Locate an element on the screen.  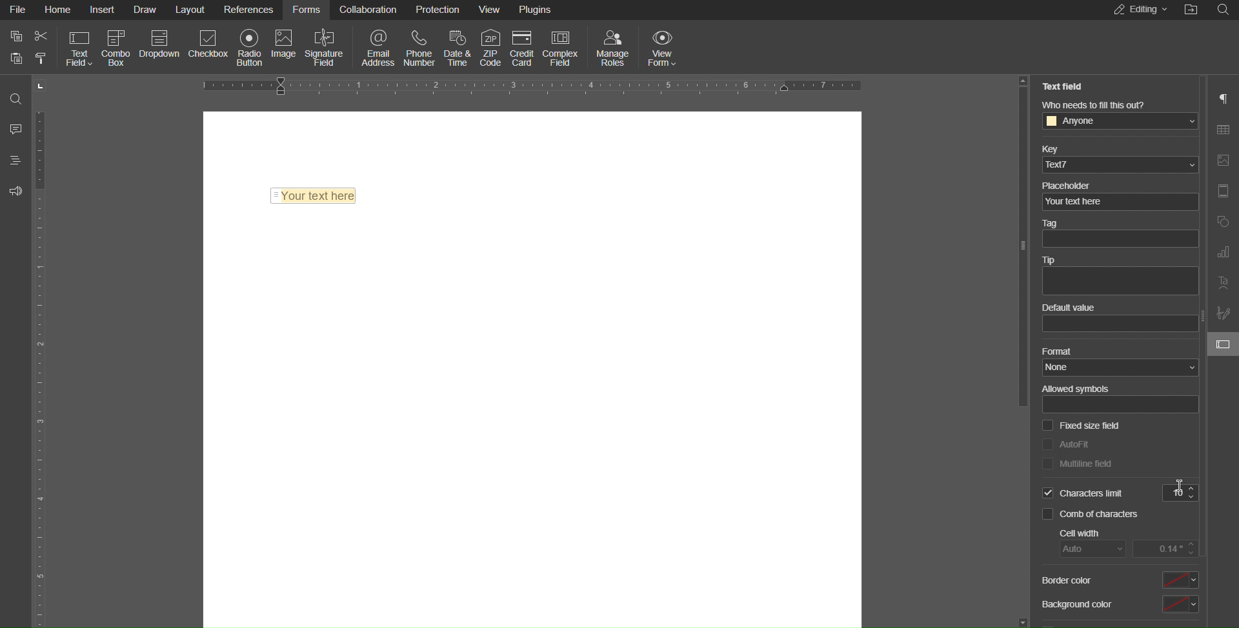
Cell Width is located at coordinates (1131, 543).